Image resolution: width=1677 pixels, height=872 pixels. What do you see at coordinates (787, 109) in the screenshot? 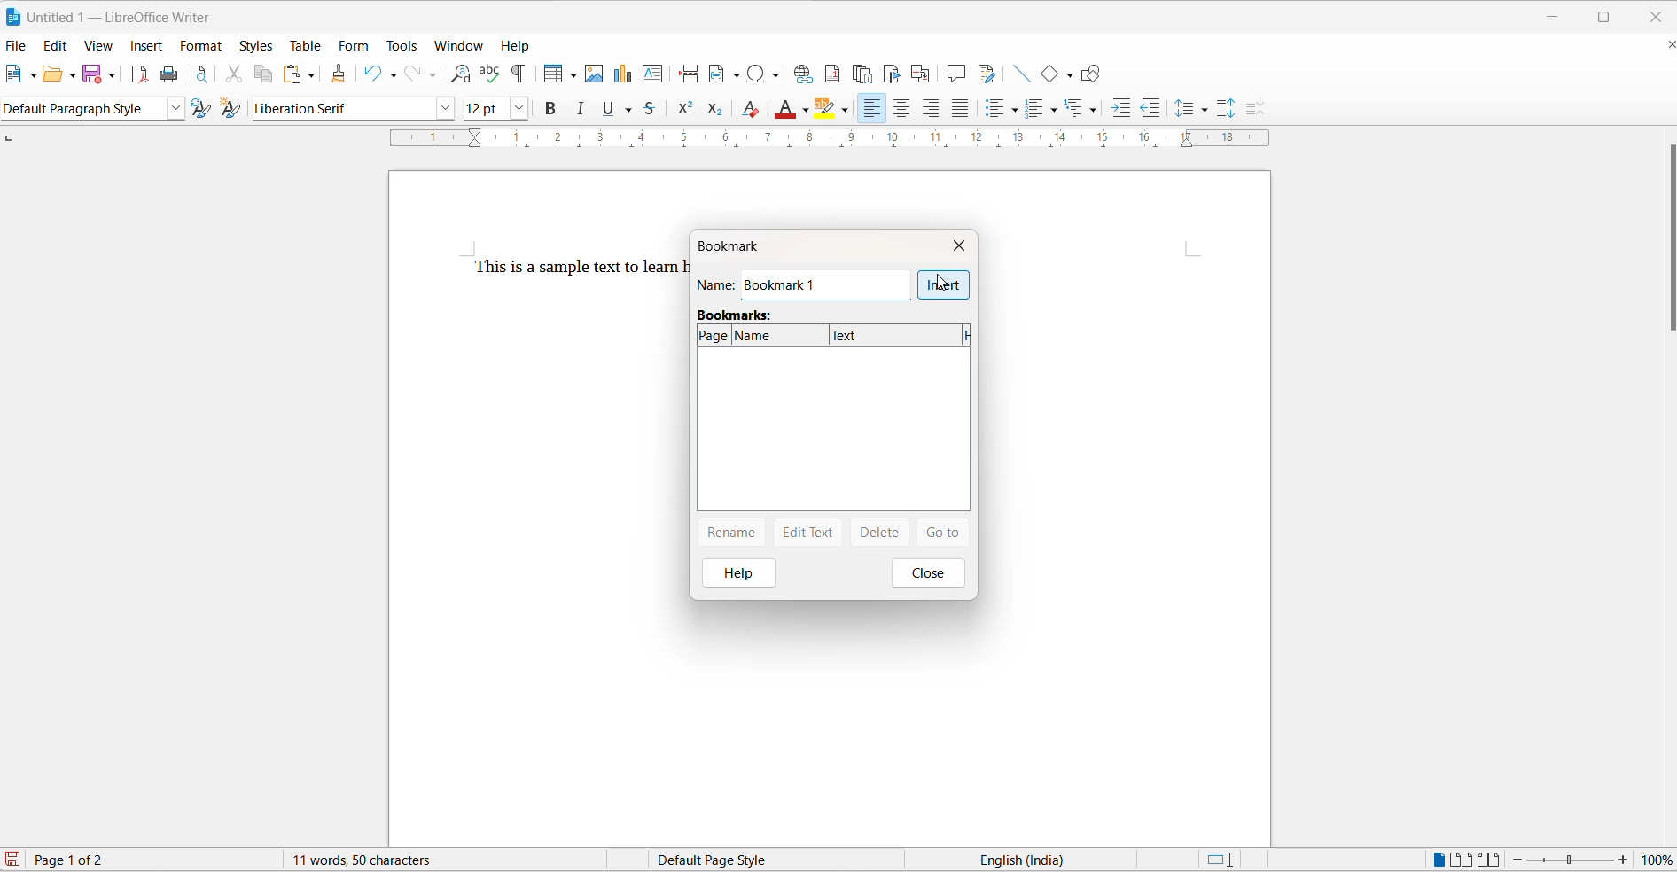
I see `font color` at bounding box center [787, 109].